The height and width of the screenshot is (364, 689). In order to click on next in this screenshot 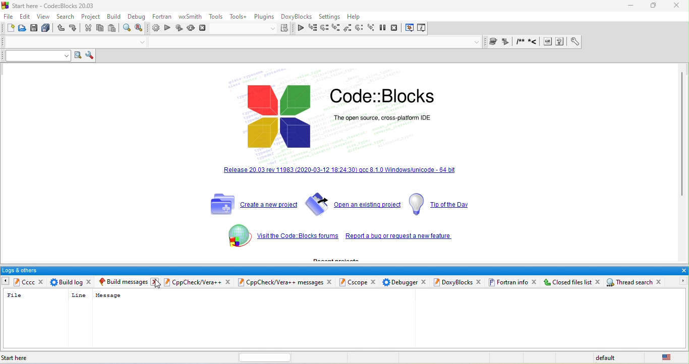, I will do `click(680, 281)`.